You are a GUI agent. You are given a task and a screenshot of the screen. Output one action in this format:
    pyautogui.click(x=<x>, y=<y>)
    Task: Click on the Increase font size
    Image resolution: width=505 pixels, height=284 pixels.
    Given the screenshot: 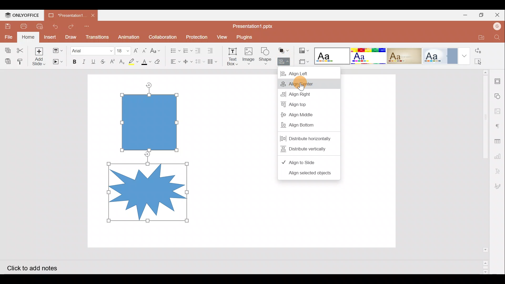 What is the action you would take?
    pyautogui.click(x=135, y=49)
    